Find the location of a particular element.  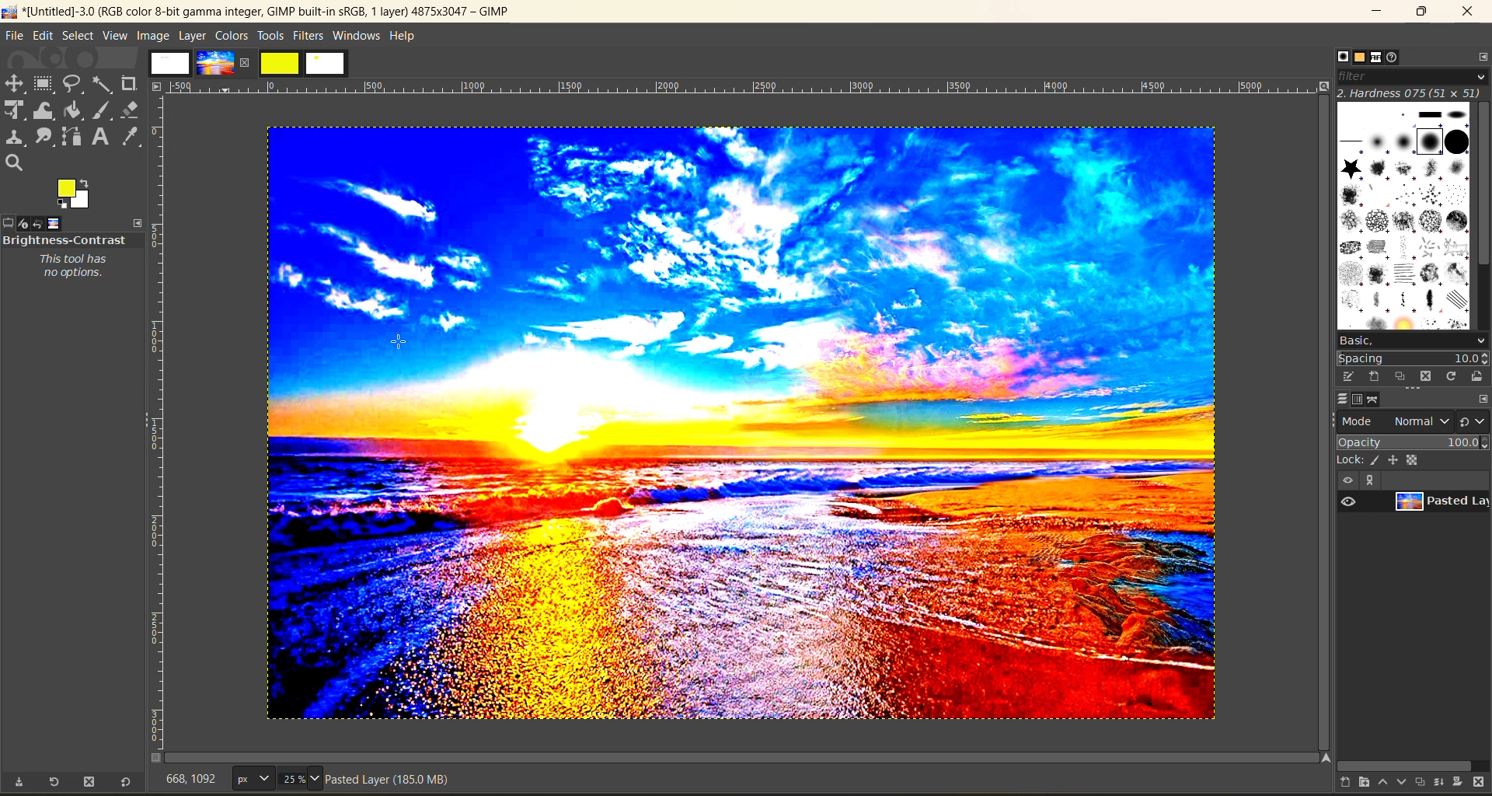

layer is located at coordinates (194, 35).